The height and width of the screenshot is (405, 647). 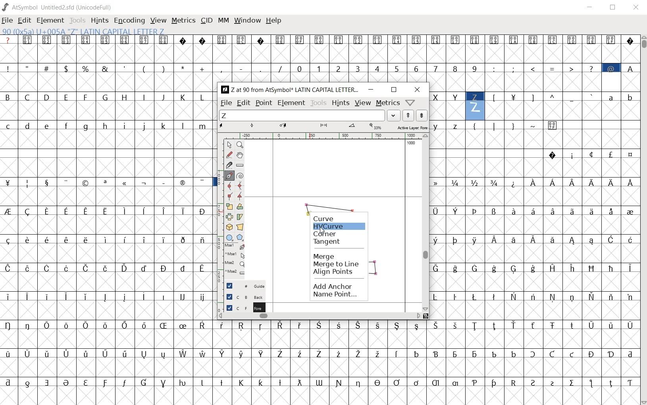 What do you see at coordinates (264, 103) in the screenshot?
I see `point` at bounding box center [264, 103].